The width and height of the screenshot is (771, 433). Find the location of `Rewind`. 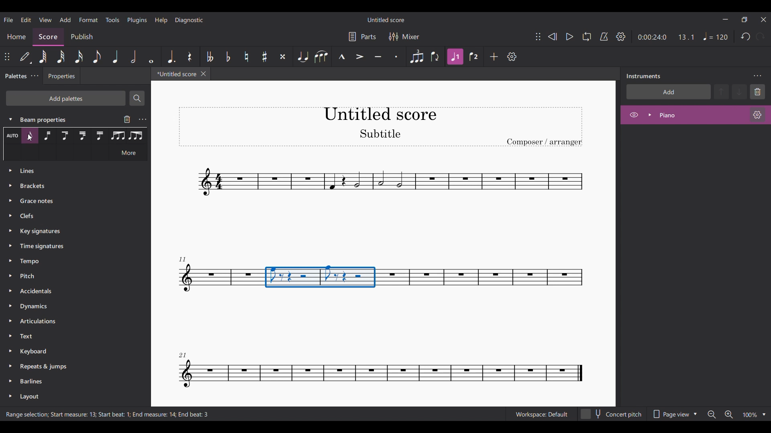

Rewind is located at coordinates (552, 36).